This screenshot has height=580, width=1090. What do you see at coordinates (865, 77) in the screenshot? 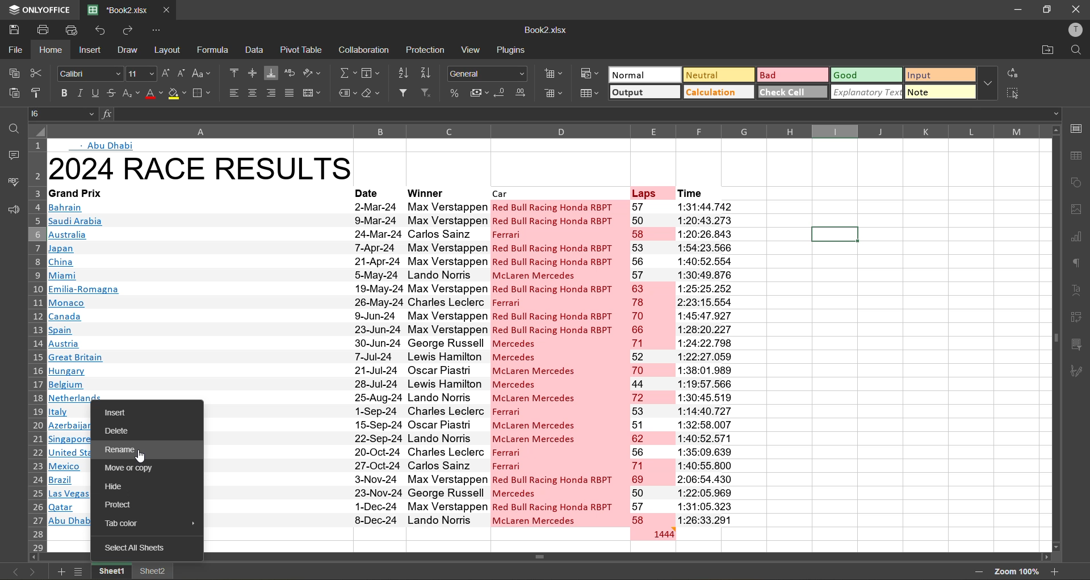
I see `good` at bounding box center [865, 77].